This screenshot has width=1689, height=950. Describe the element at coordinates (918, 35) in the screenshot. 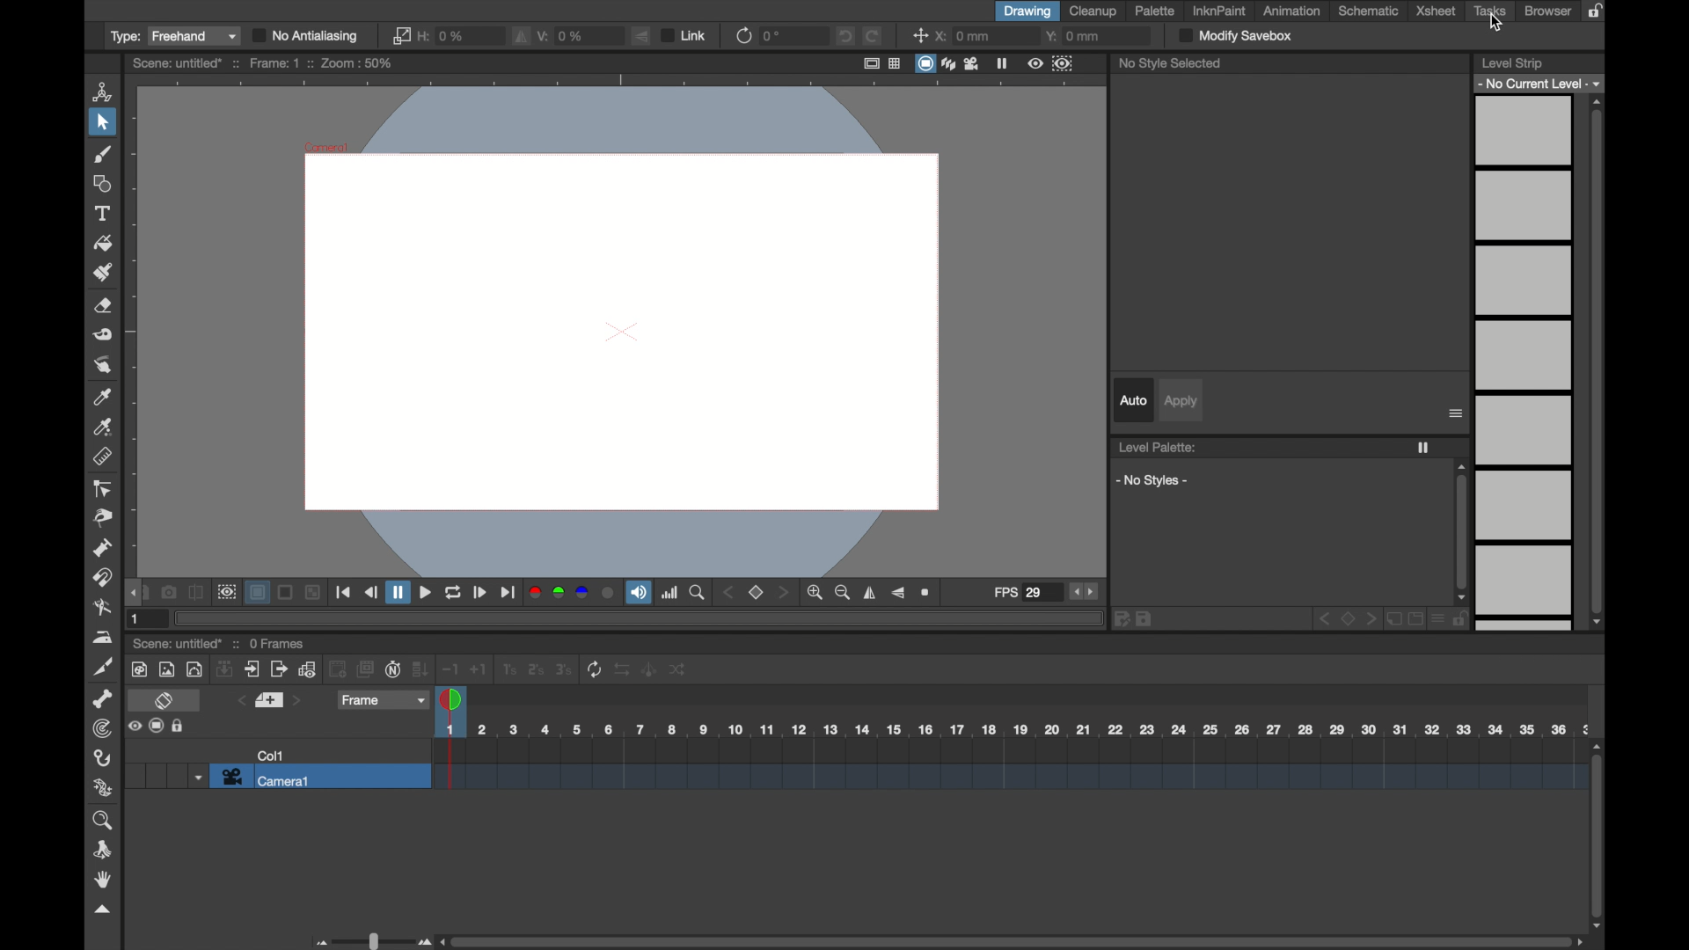

I see `center` at that location.